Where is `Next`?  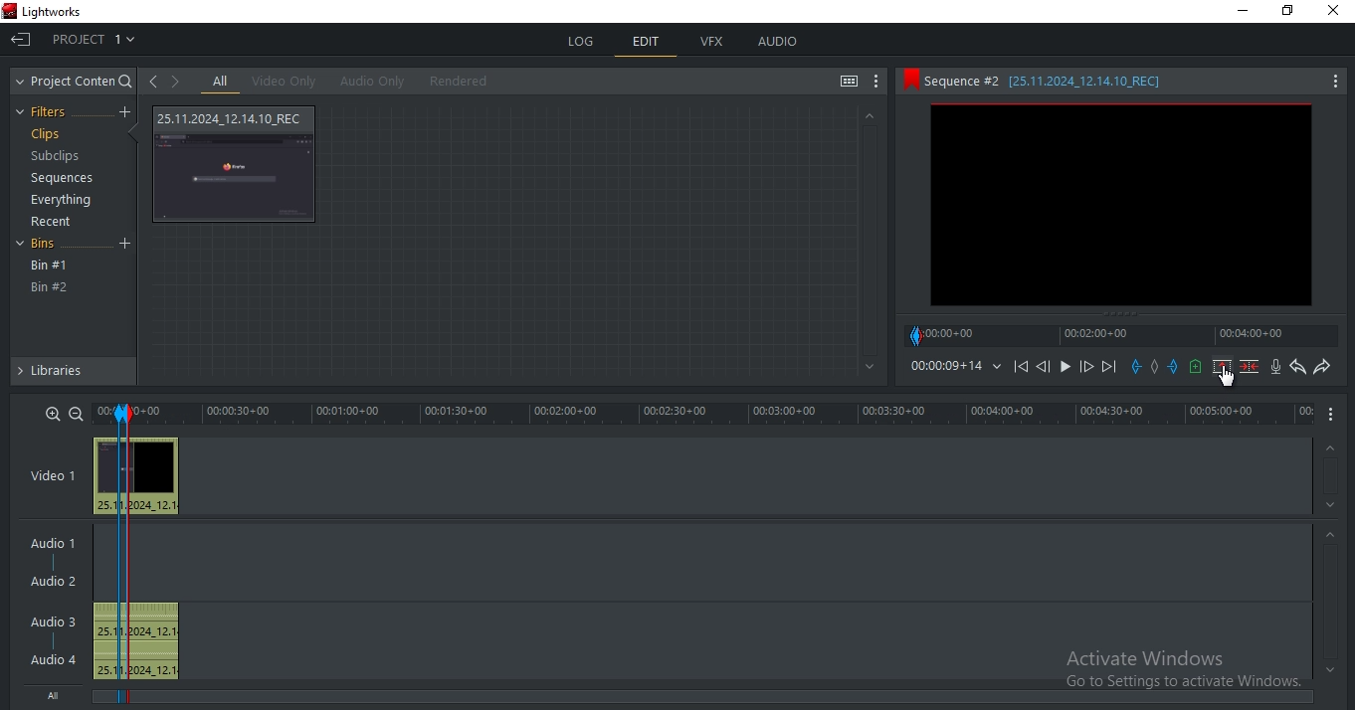 Next is located at coordinates (1111, 366).